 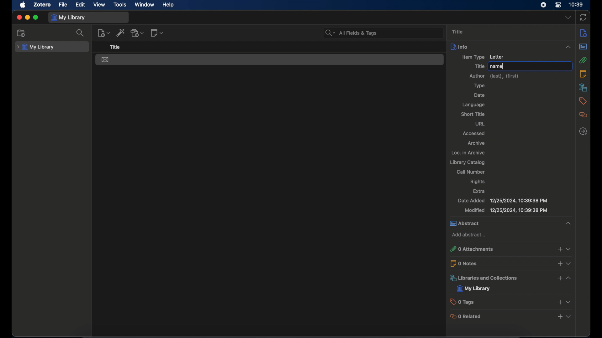 What do you see at coordinates (465, 223) in the screenshot?
I see `abstract` at bounding box center [465, 223].